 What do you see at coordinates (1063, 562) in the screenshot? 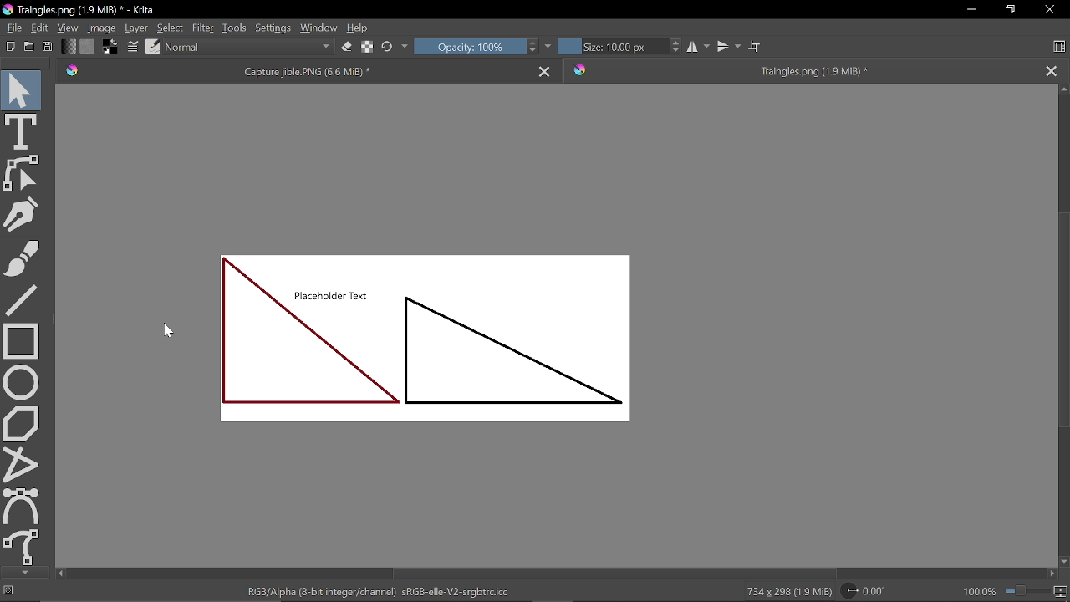
I see `Move down` at bounding box center [1063, 562].